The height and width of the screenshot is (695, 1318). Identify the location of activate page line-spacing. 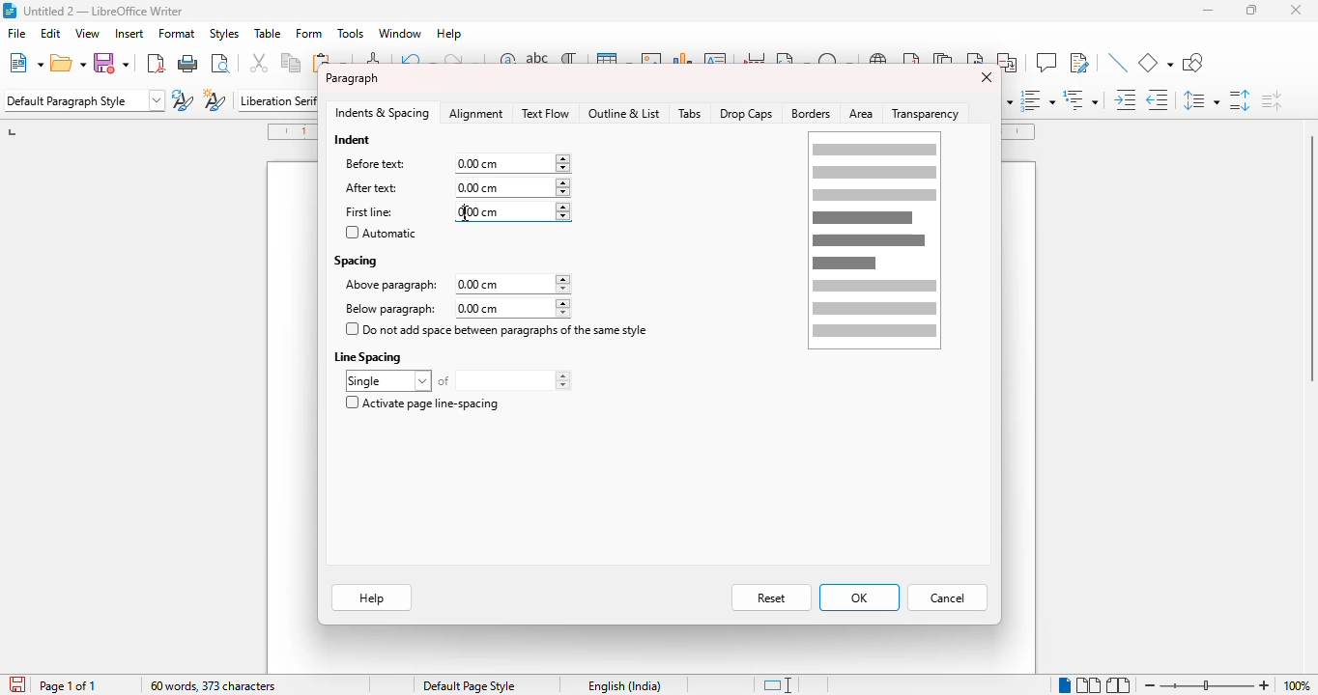
(421, 403).